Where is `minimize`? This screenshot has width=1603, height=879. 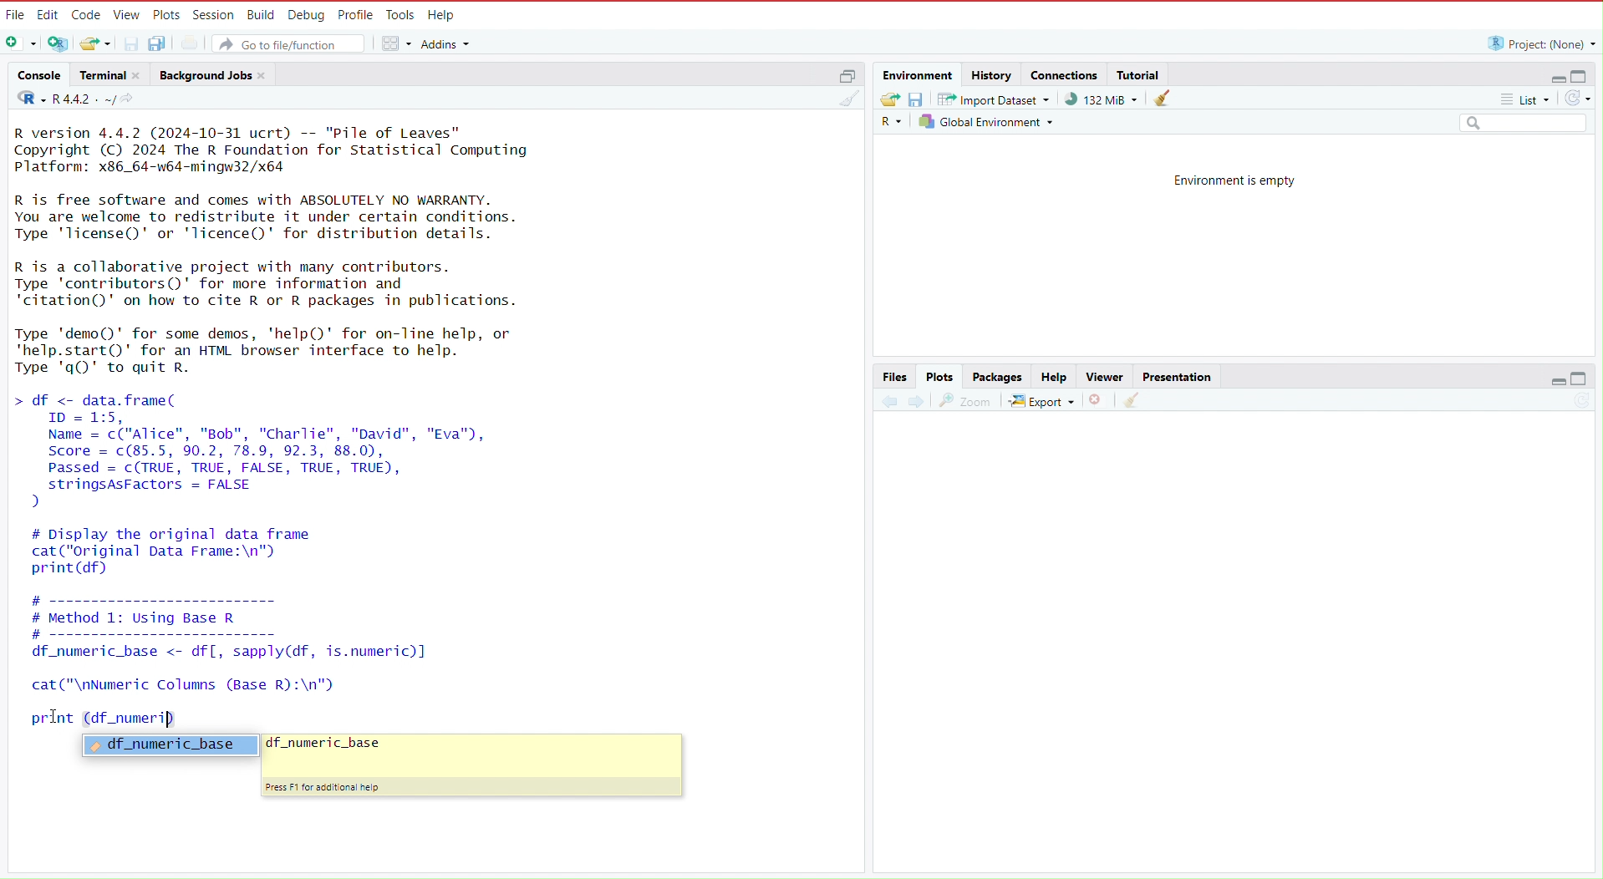 minimize is located at coordinates (1556, 379).